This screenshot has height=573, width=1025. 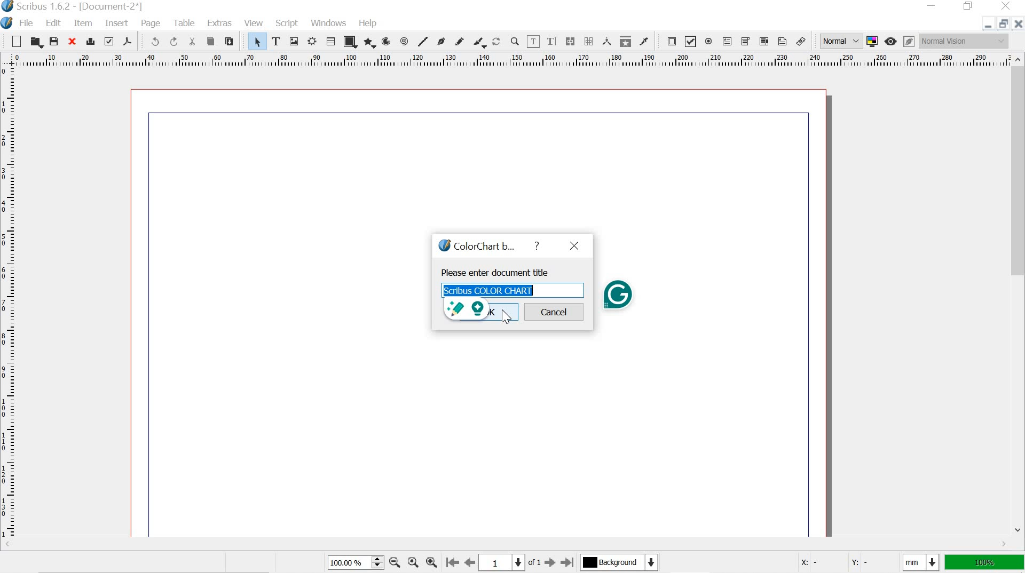 I want to click on link annotation, so click(x=802, y=42).